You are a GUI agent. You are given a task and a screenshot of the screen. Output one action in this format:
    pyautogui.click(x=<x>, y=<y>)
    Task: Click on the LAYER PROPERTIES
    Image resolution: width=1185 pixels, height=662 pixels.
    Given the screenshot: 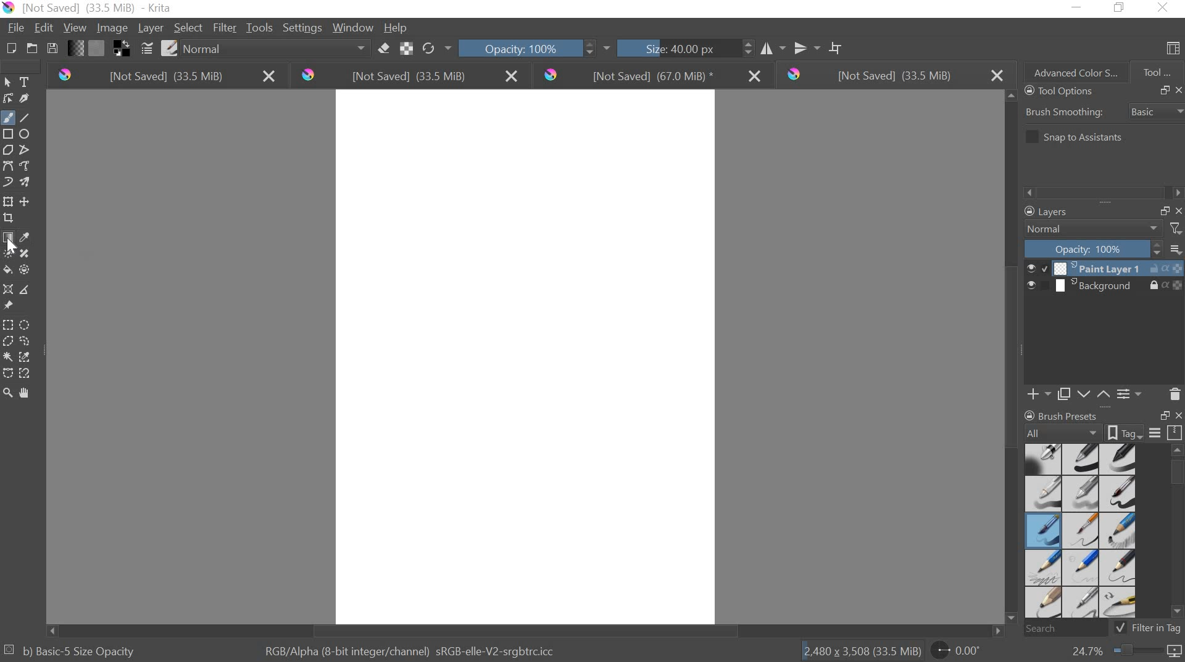 What is the action you would take?
    pyautogui.click(x=1129, y=394)
    